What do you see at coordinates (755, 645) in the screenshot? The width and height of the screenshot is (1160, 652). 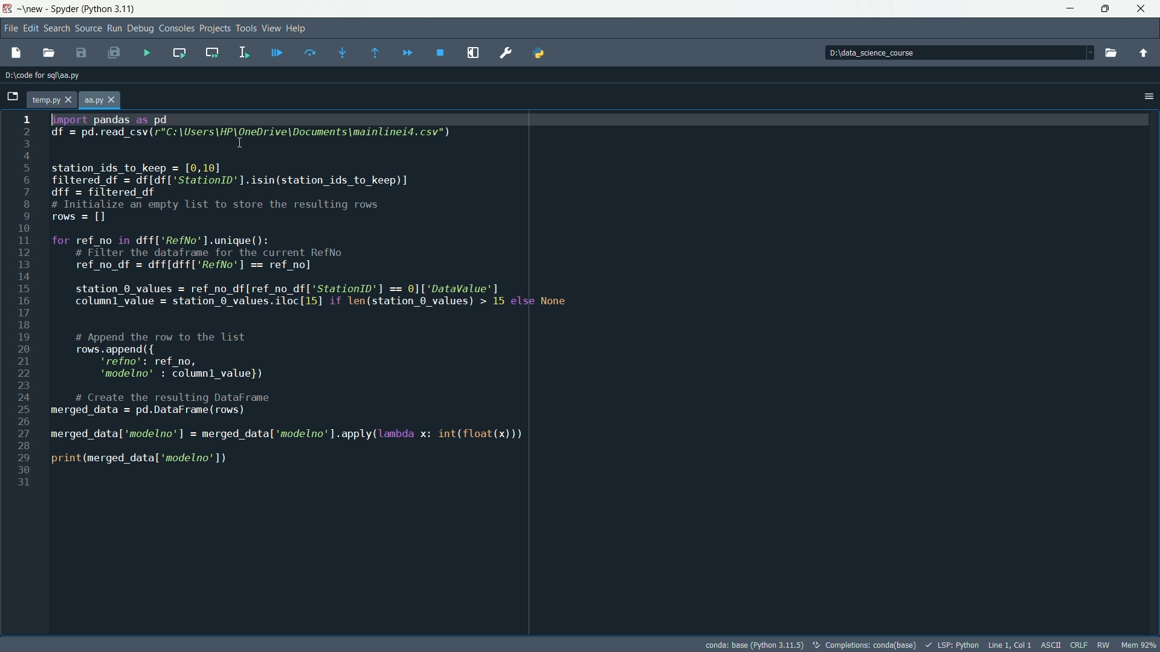 I see `python interpretor` at bounding box center [755, 645].